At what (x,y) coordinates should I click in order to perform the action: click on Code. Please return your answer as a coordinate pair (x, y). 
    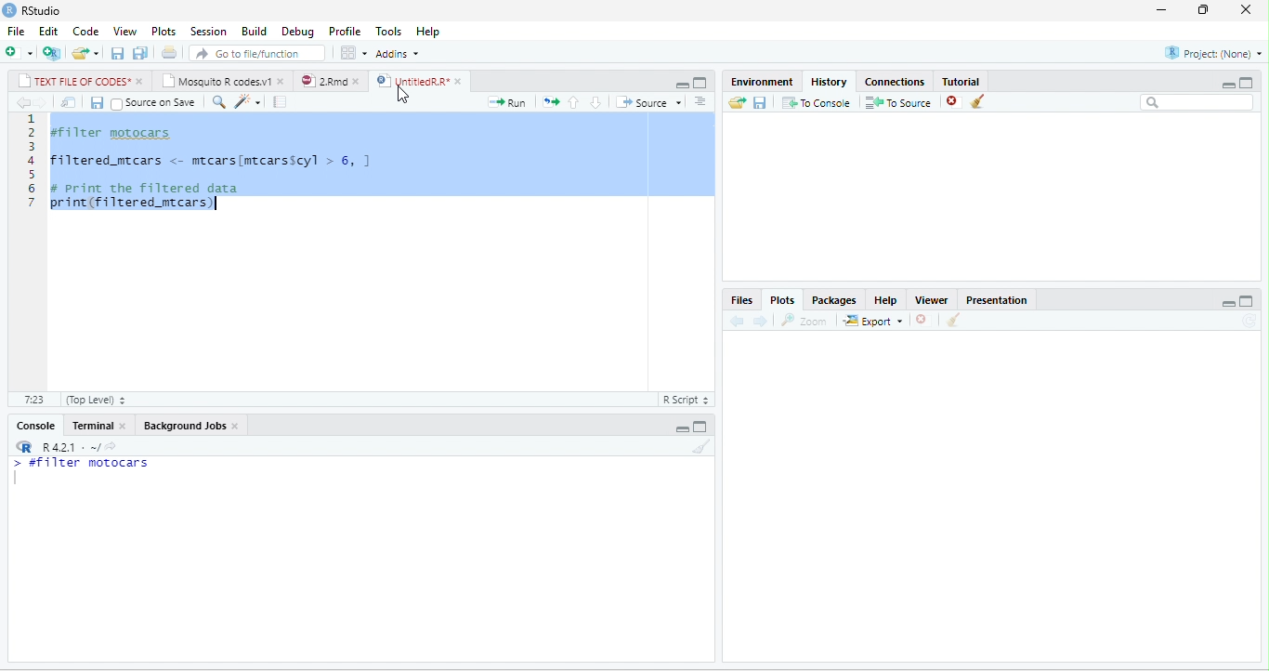
    Looking at the image, I should click on (86, 31).